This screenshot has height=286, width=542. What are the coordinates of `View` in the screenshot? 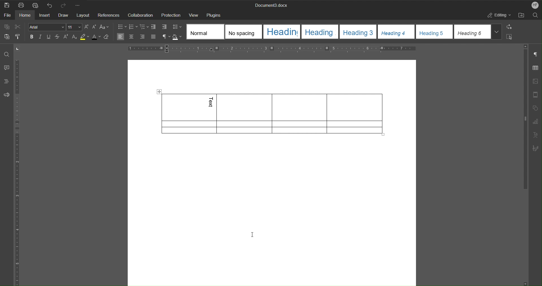 It's located at (194, 15).